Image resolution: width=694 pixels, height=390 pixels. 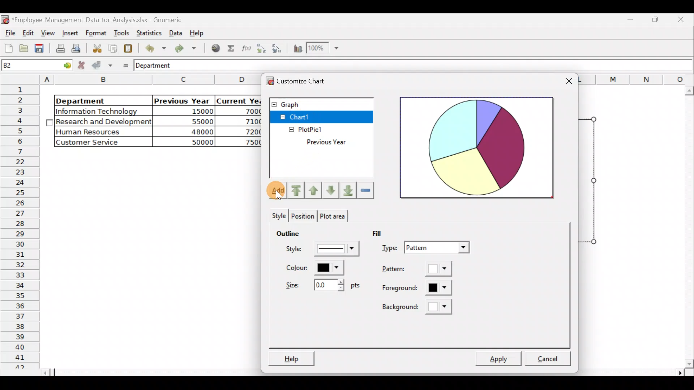 What do you see at coordinates (320, 248) in the screenshot?
I see `Style` at bounding box center [320, 248].